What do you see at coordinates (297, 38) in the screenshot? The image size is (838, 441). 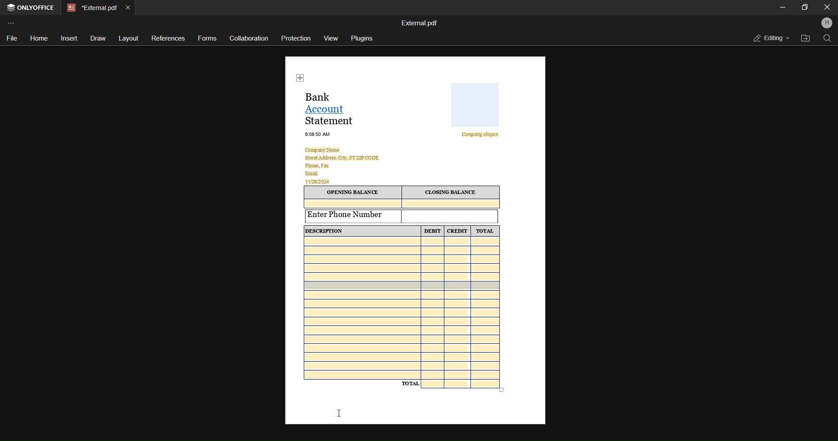 I see `protection` at bounding box center [297, 38].